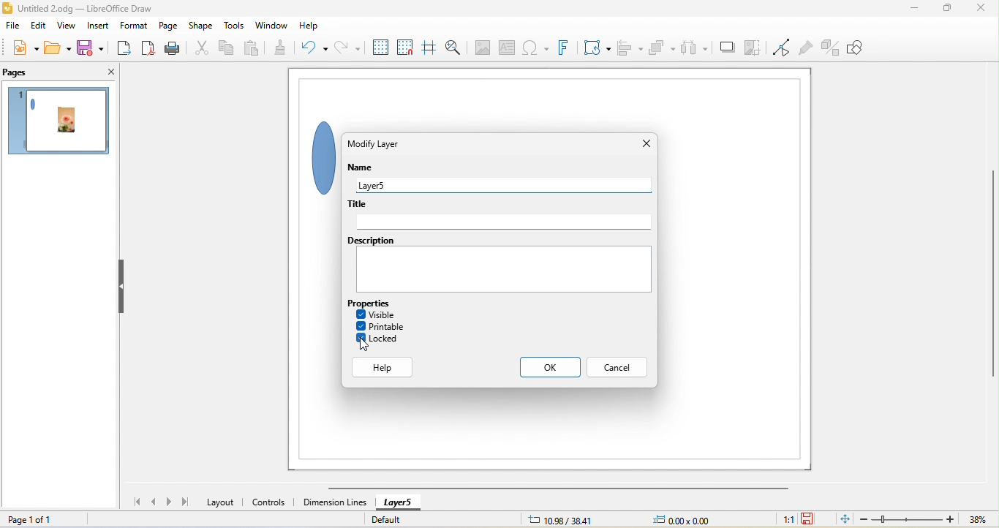  I want to click on click to save the document, so click(809, 519).